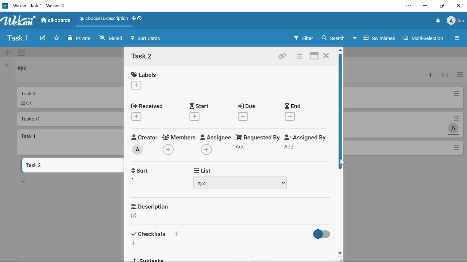  Describe the element at coordinates (133, 180) in the screenshot. I see `1` at that location.